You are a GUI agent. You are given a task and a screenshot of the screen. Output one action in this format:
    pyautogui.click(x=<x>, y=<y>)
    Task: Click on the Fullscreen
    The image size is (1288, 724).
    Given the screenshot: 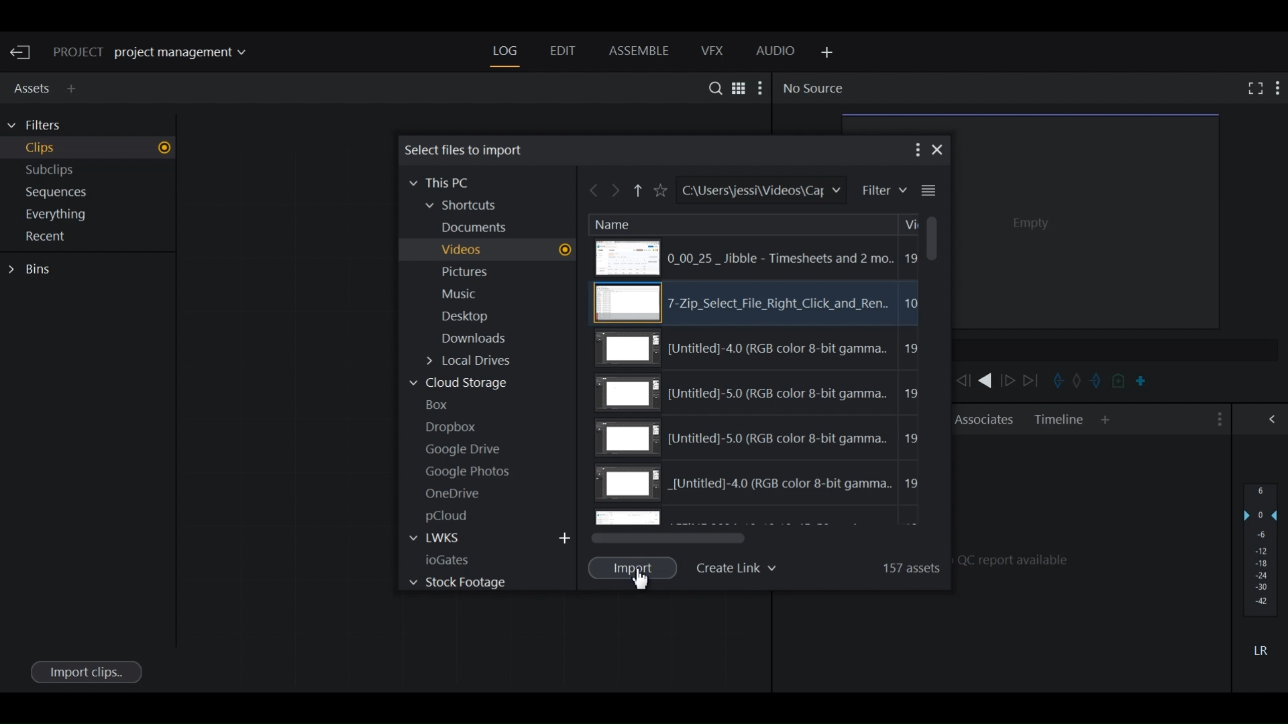 What is the action you would take?
    pyautogui.click(x=1252, y=88)
    